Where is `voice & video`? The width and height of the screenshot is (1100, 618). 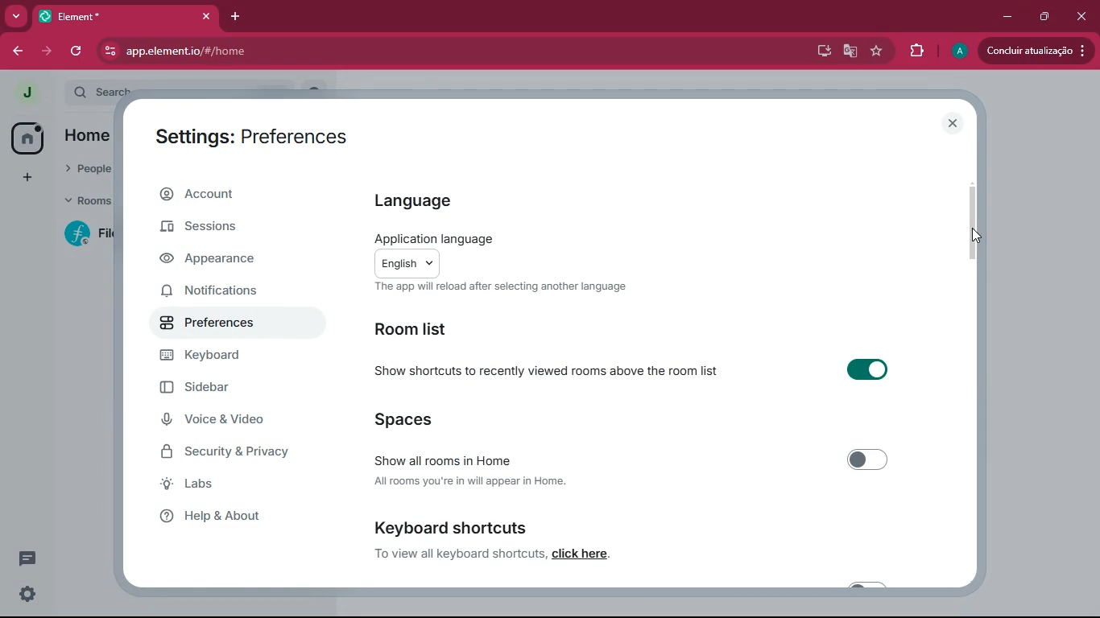
voice & video is located at coordinates (230, 421).